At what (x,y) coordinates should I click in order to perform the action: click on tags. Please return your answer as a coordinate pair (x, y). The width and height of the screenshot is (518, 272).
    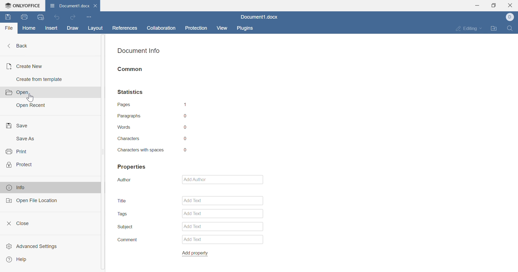
    Looking at the image, I should click on (123, 213).